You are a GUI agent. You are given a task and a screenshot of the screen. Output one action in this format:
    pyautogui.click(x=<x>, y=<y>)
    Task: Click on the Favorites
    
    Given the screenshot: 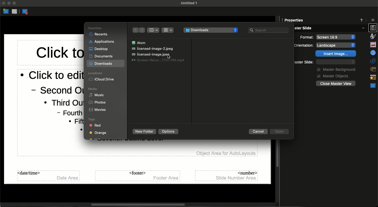 What is the action you would take?
    pyautogui.click(x=94, y=28)
    